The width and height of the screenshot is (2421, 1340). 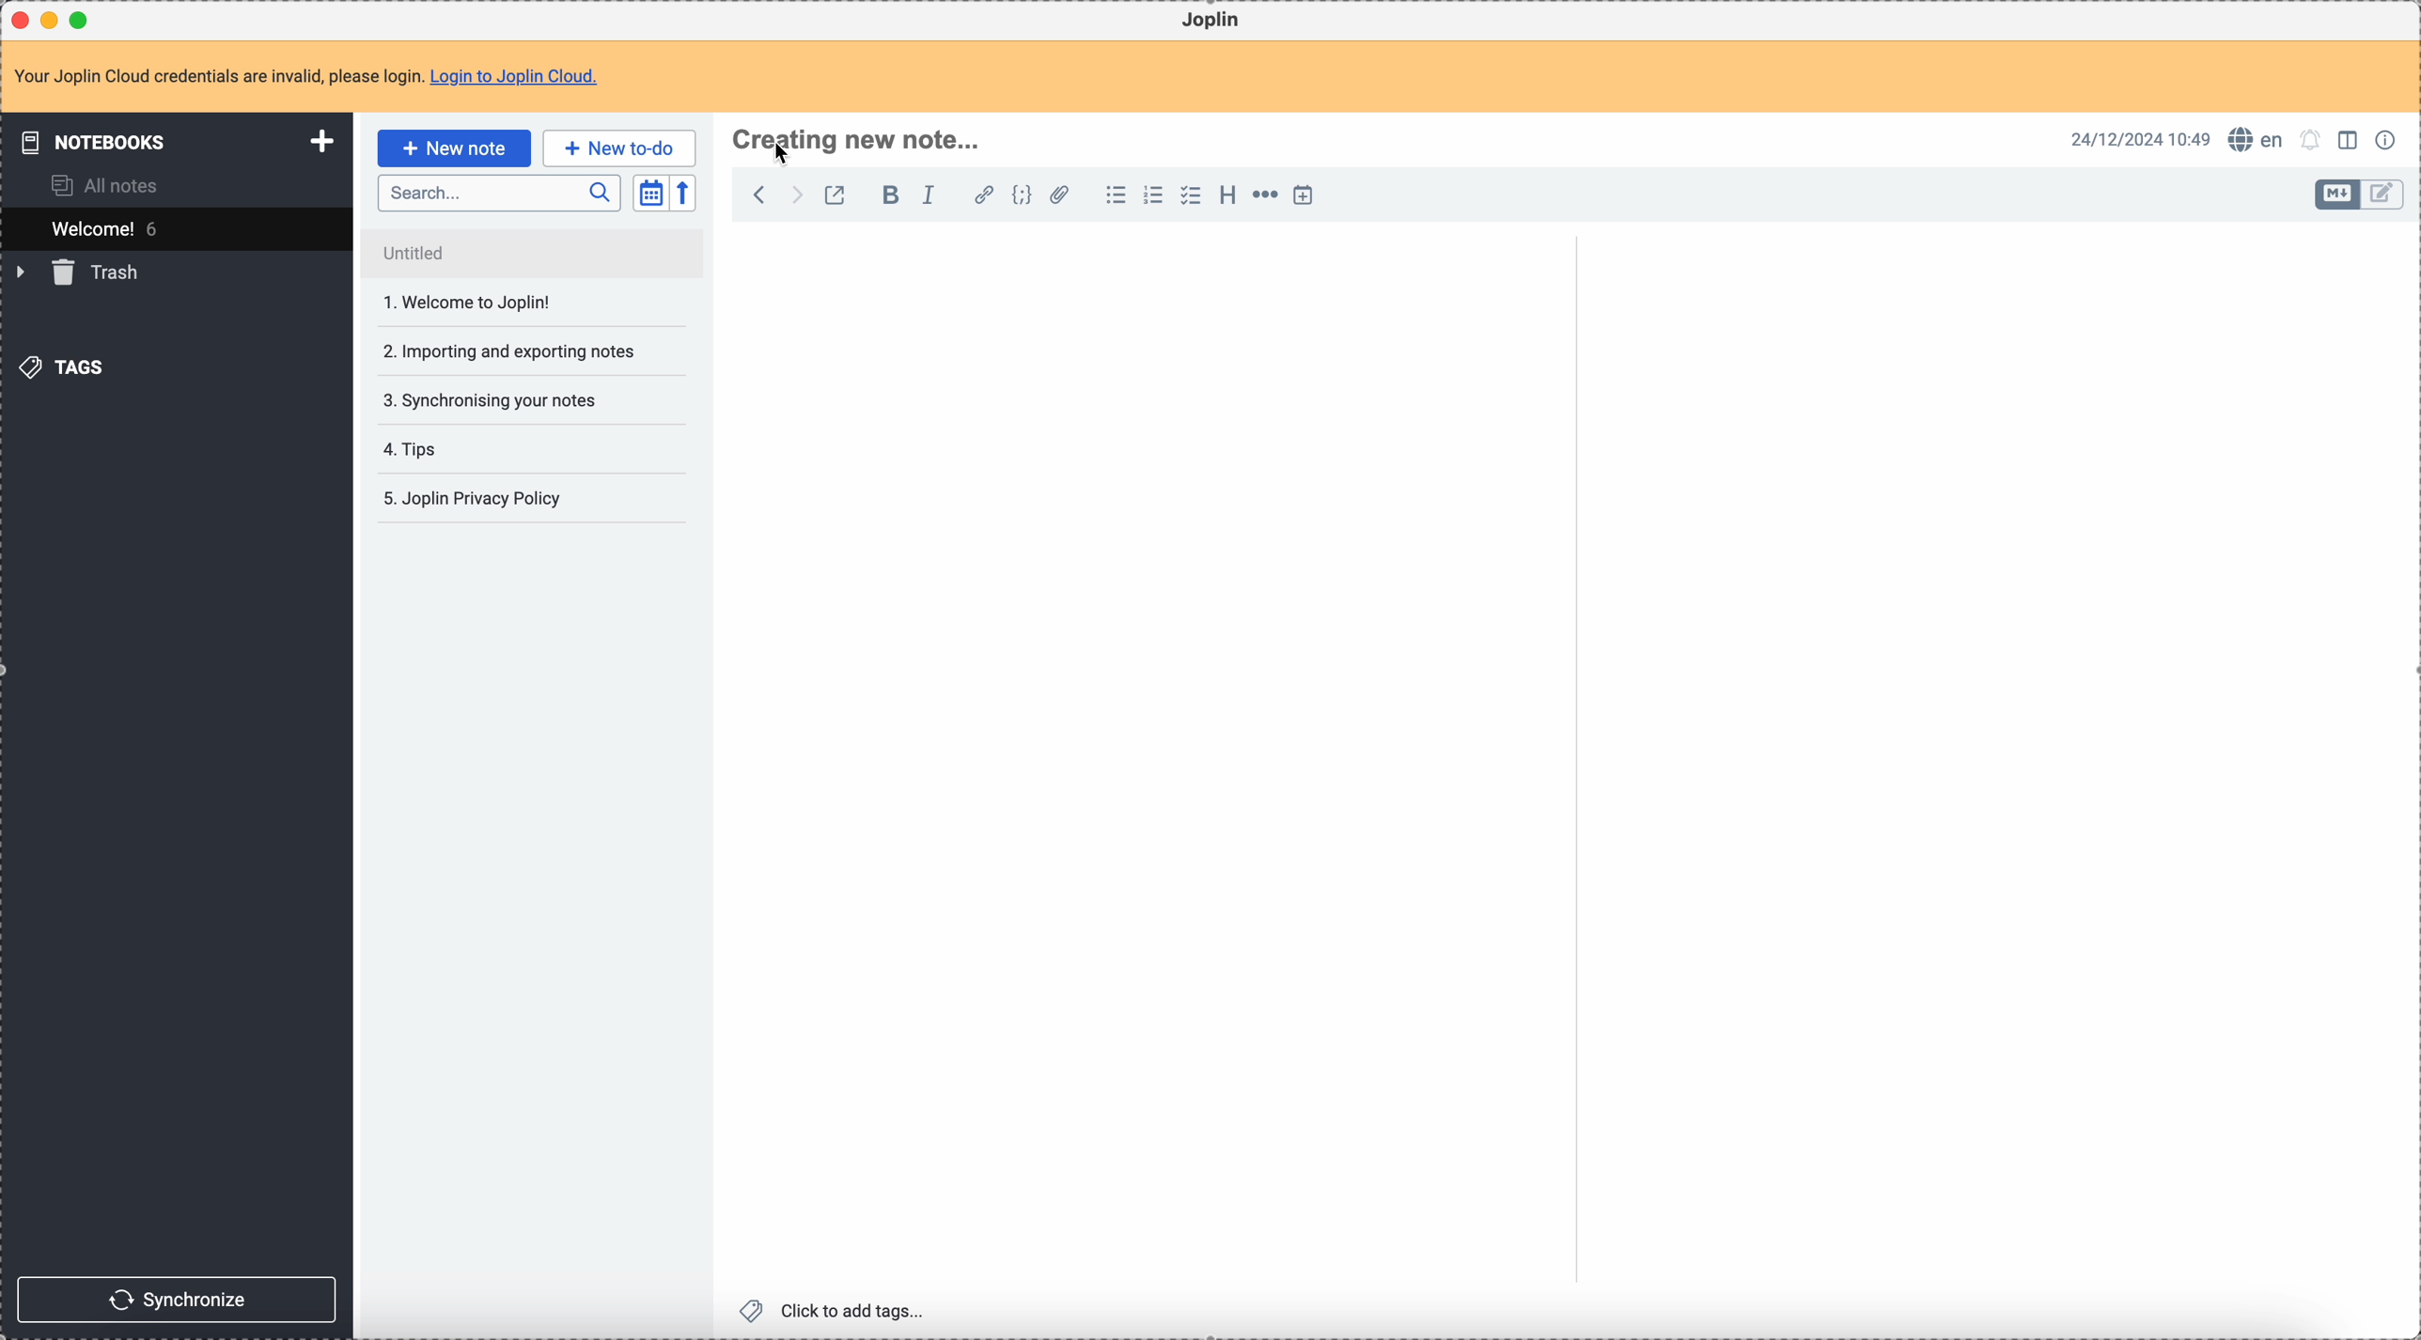 I want to click on welcome, so click(x=176, y=228).